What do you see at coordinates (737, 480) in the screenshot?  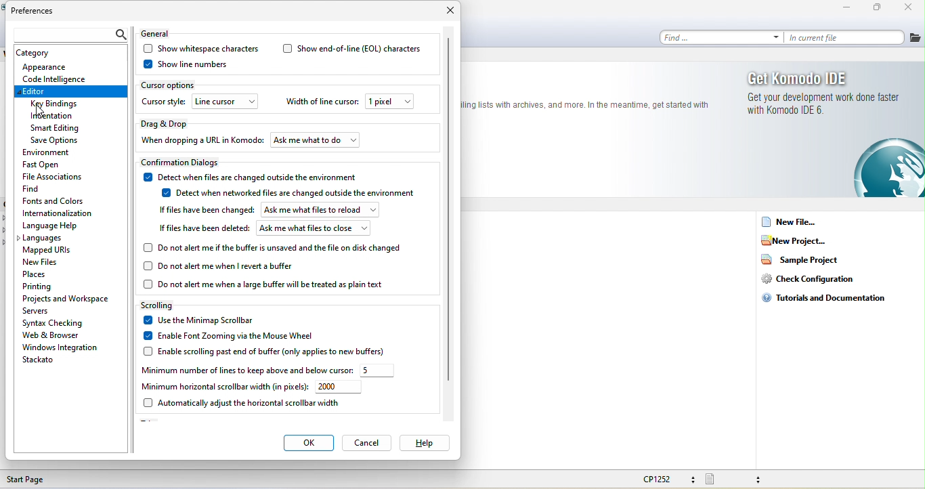 I see `file type` at bounding box center [737, 480].